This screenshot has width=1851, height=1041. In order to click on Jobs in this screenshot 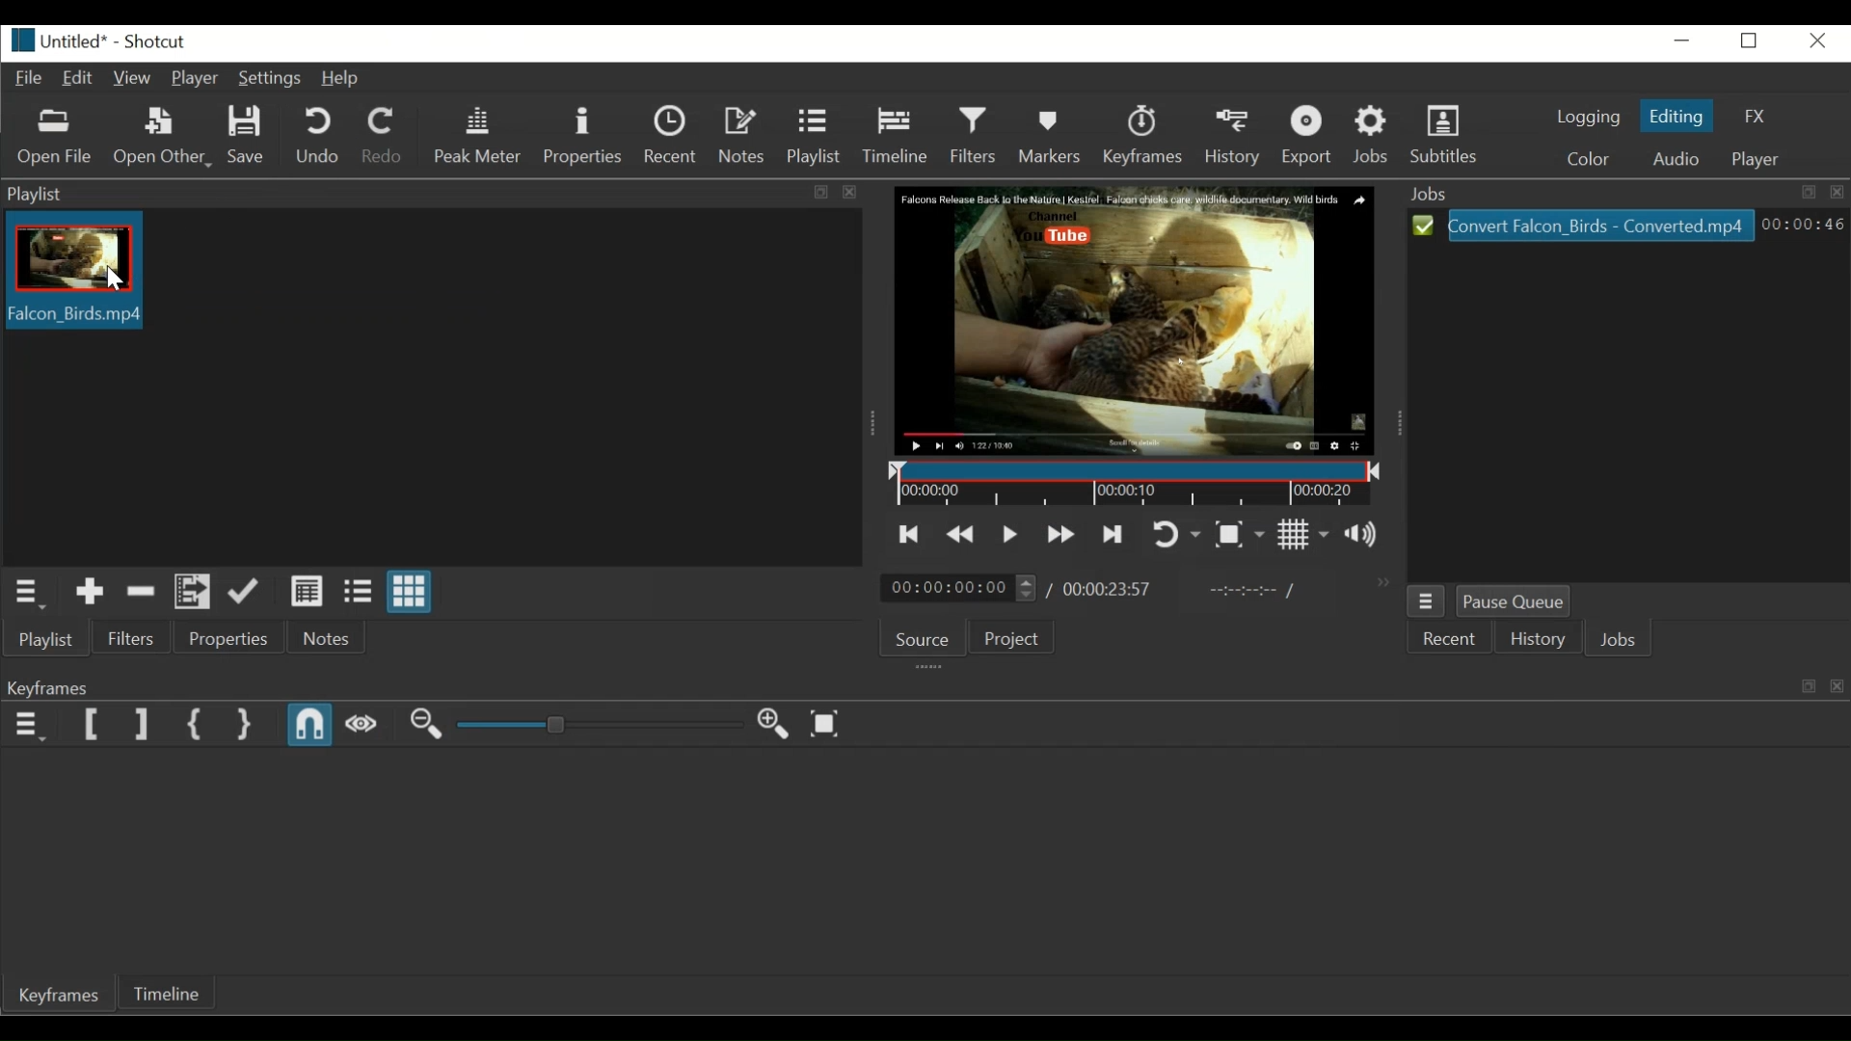, I will do `click(1372, 138)`.